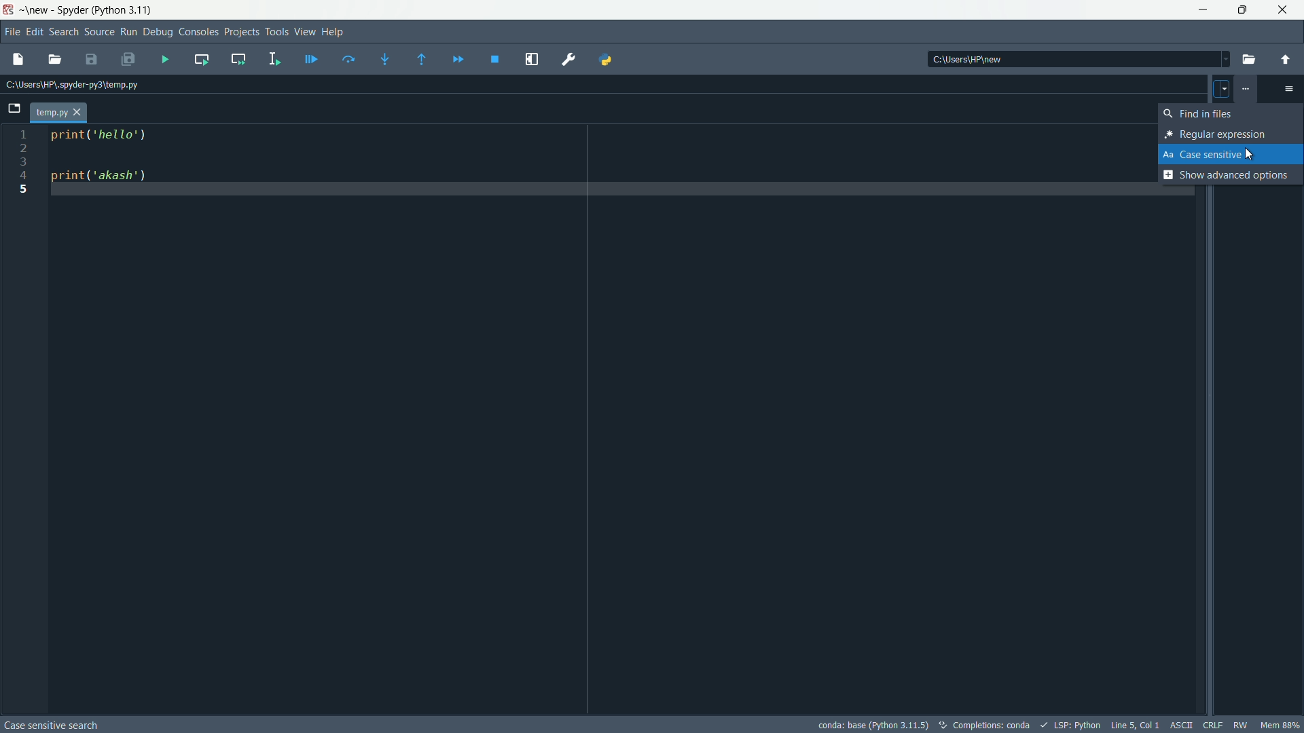  What do you see at coordinates (873, 725) in the screenshot?
I see `conda: base (Python 3.11.5)` at bounding box center [873, 725].